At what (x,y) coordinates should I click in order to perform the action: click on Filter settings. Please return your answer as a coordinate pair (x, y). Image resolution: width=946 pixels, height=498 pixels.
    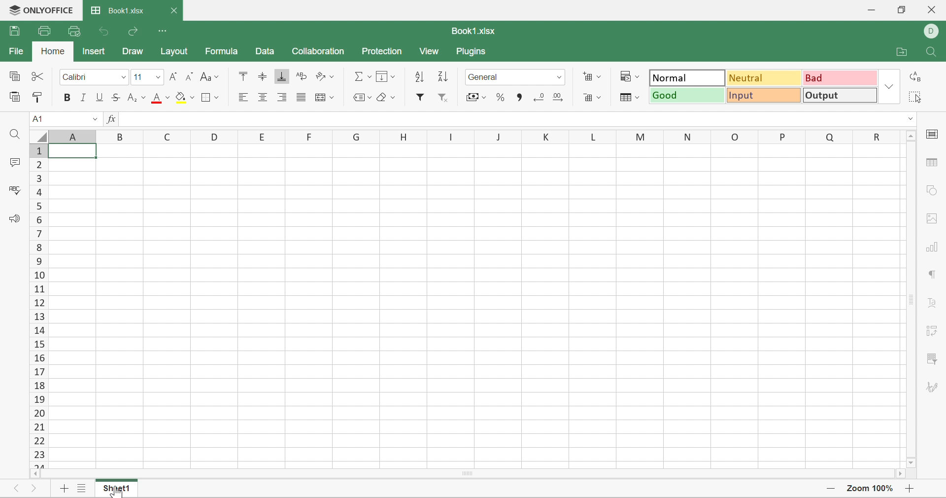
    Looking at the image, I should click on (933, 357).